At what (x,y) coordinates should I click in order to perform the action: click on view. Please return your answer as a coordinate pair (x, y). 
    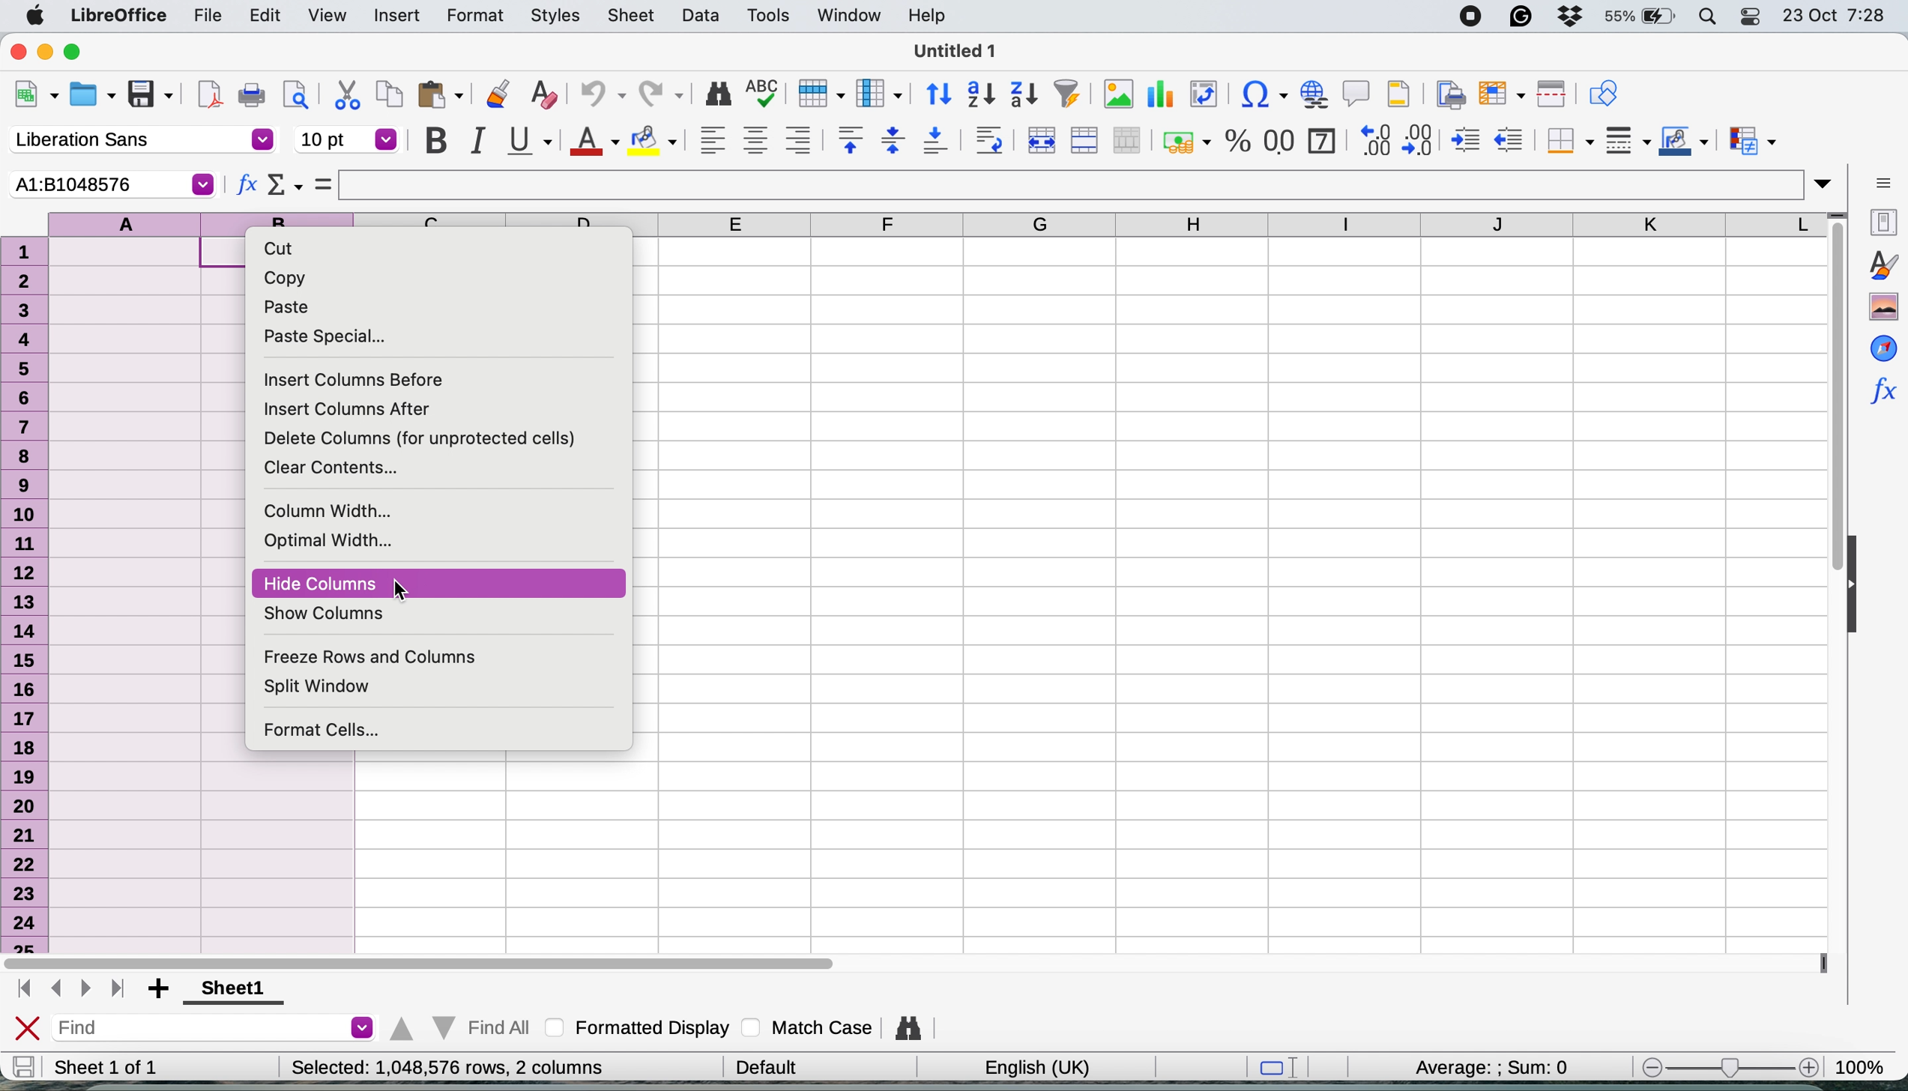
    Looking at the image, I should click on (326, 17).